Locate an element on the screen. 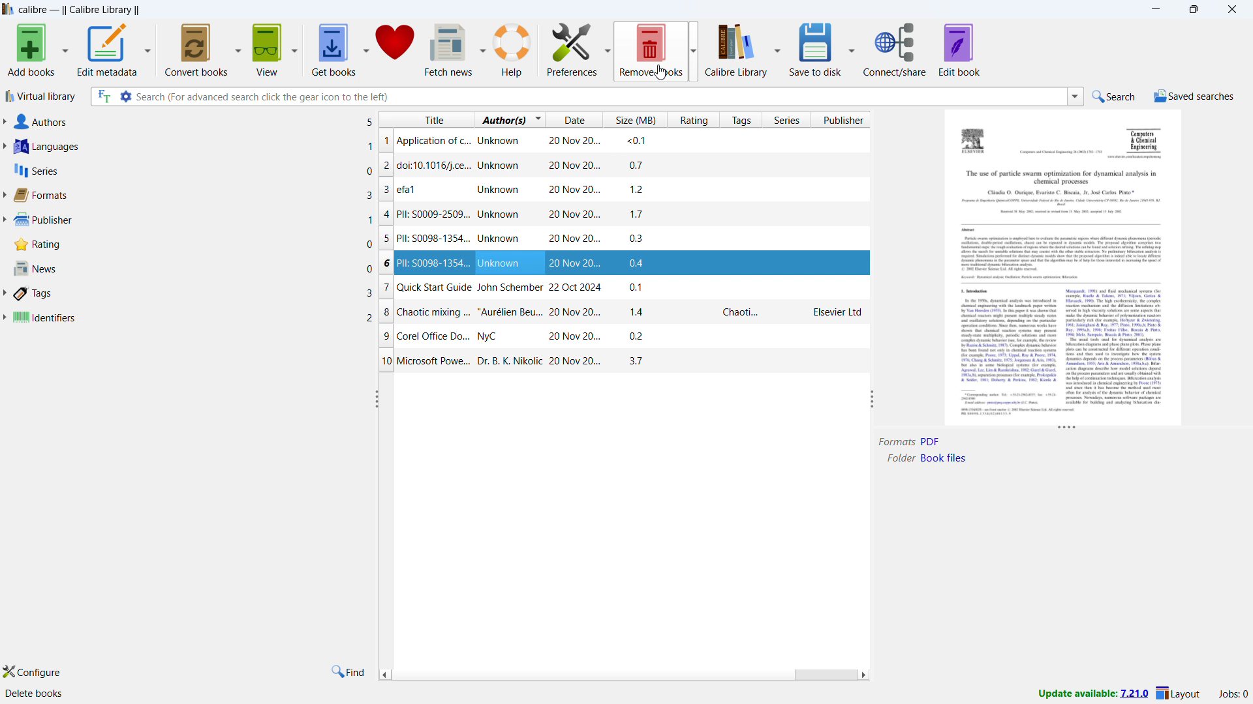  PII: S0098-1354... is located at coordinates (623, 265).